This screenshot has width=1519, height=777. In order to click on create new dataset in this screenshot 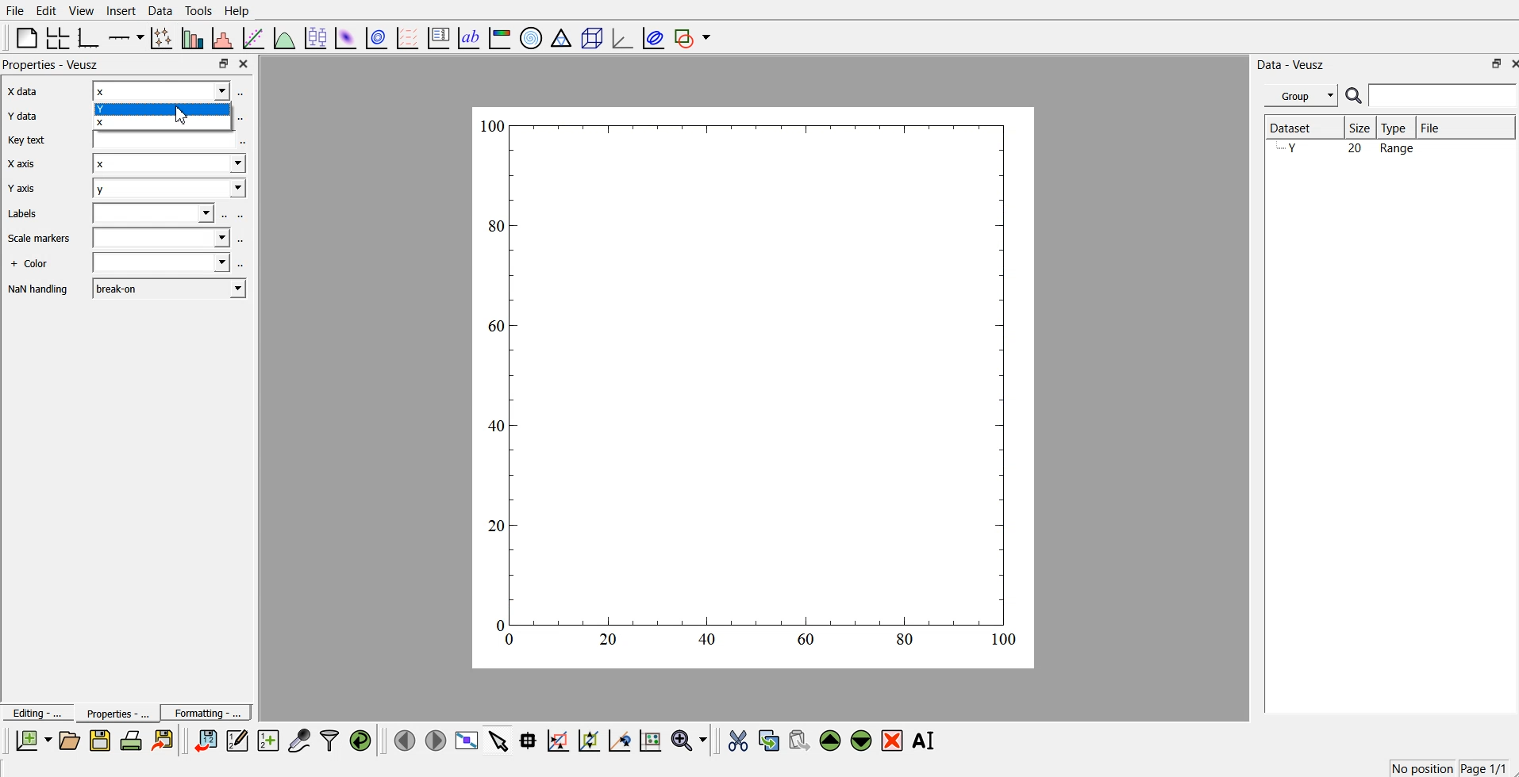, I will do `click(267, 738)`.